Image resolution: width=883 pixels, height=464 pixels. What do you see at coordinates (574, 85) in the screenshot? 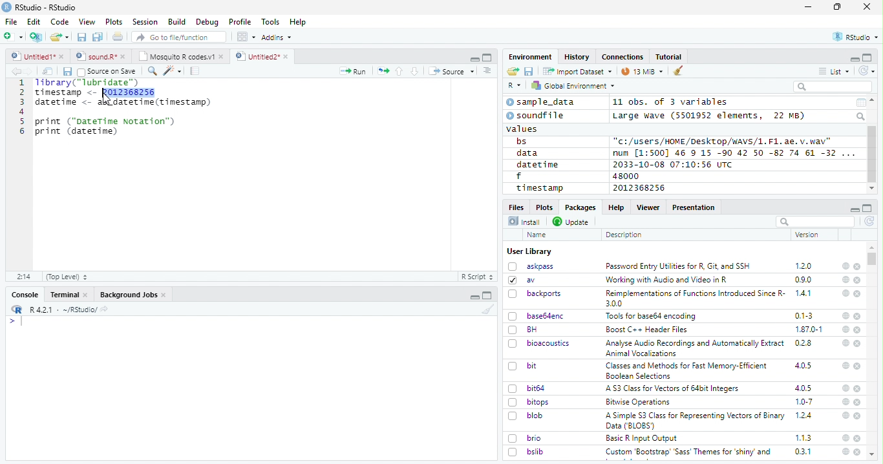
I see `Global Environment` at bounding box center [574, 85].